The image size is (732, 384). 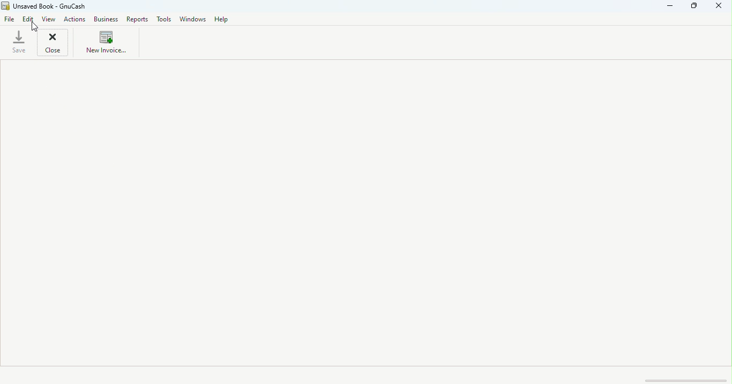 What do you see at coordinates (667, 9) in the screenshot?
I see `Minimize` at bounding box center [667, 9].